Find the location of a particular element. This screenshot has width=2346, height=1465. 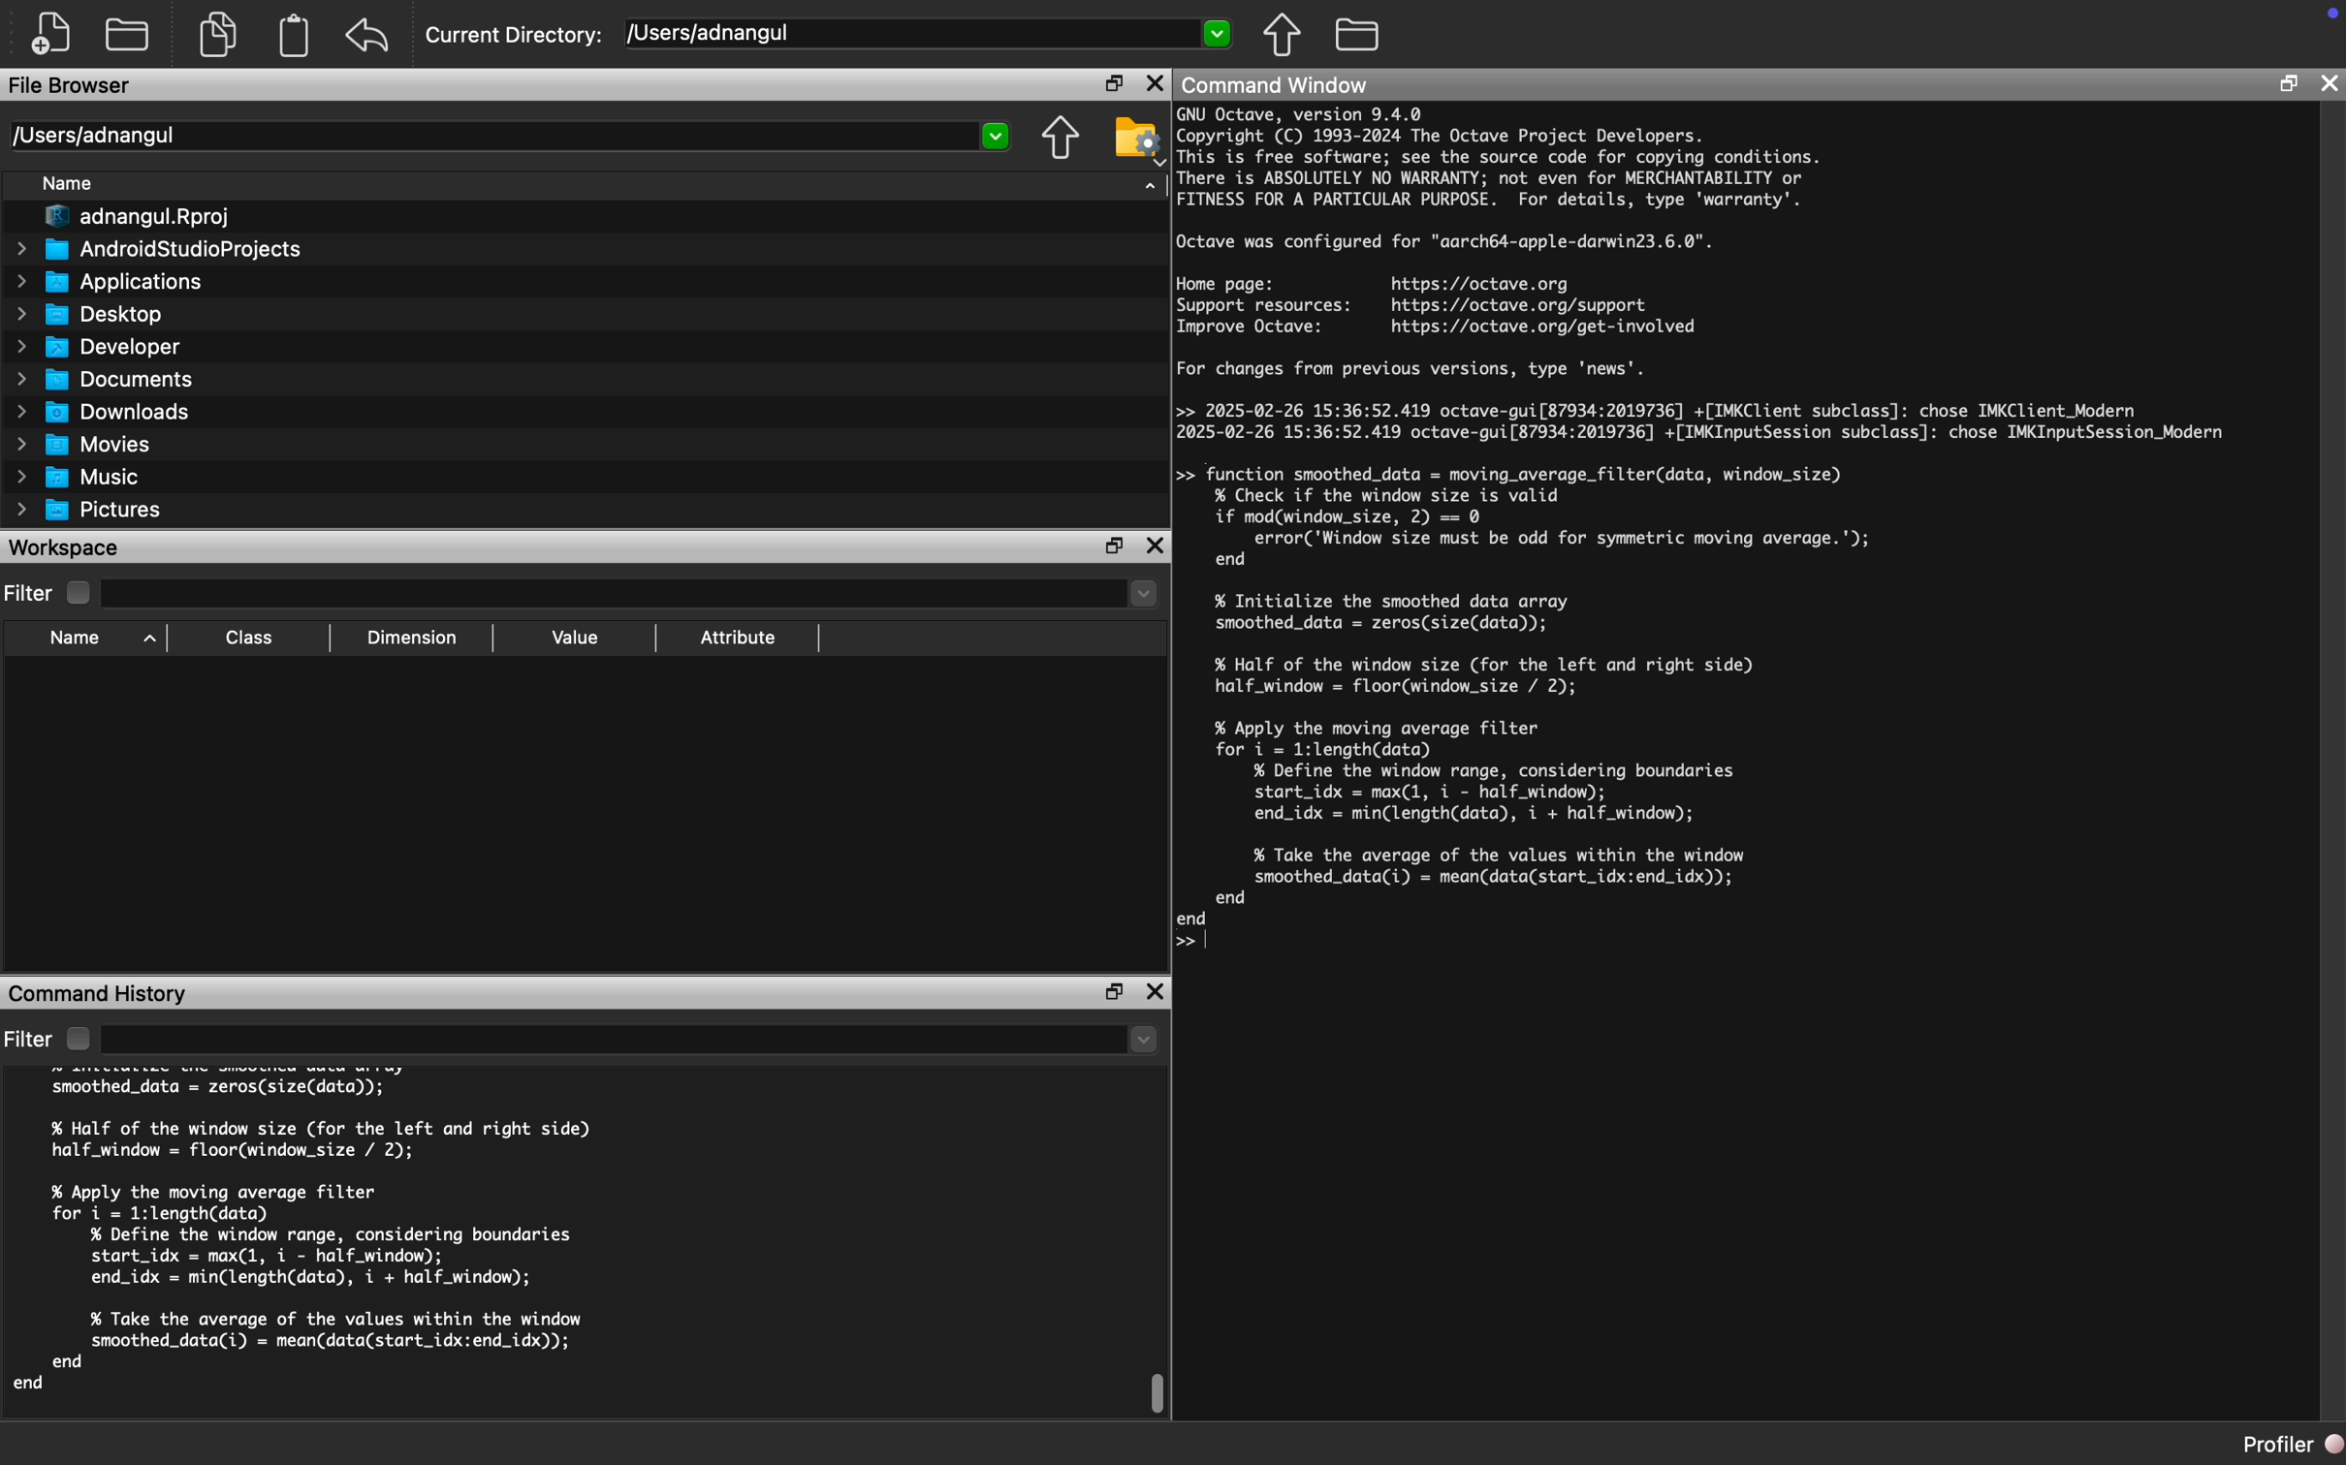

Current Directory: is located at coordinates (518, 38).